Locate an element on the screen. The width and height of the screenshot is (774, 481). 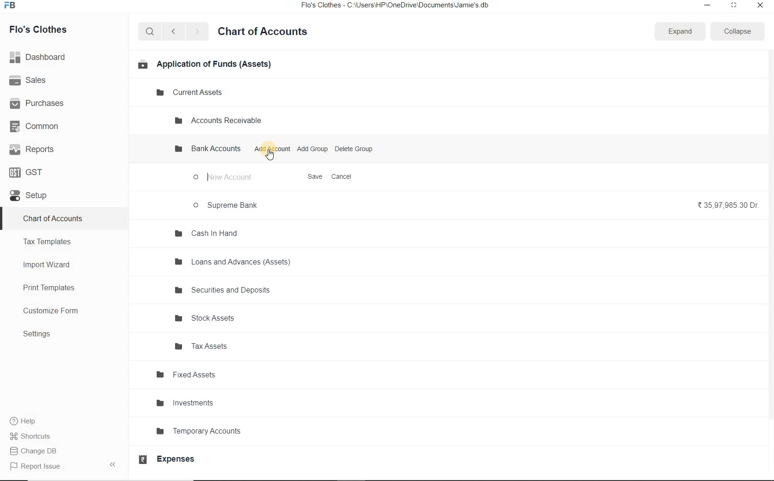
Investments is located at coordinates (205, 402).